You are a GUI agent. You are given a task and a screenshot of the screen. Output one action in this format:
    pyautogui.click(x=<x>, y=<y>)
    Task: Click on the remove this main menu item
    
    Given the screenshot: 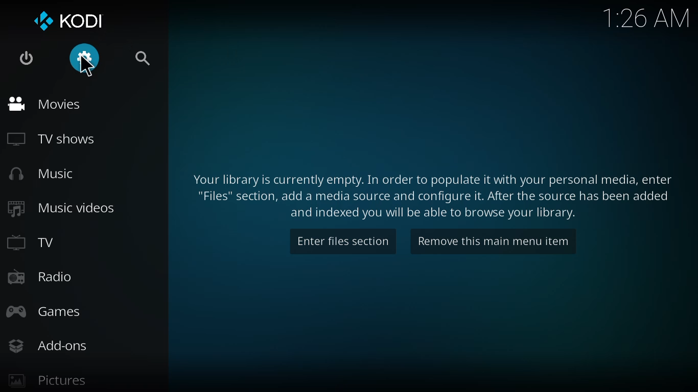 What is the action you would take?
    pyautogui.click(x=490, y=241)
    